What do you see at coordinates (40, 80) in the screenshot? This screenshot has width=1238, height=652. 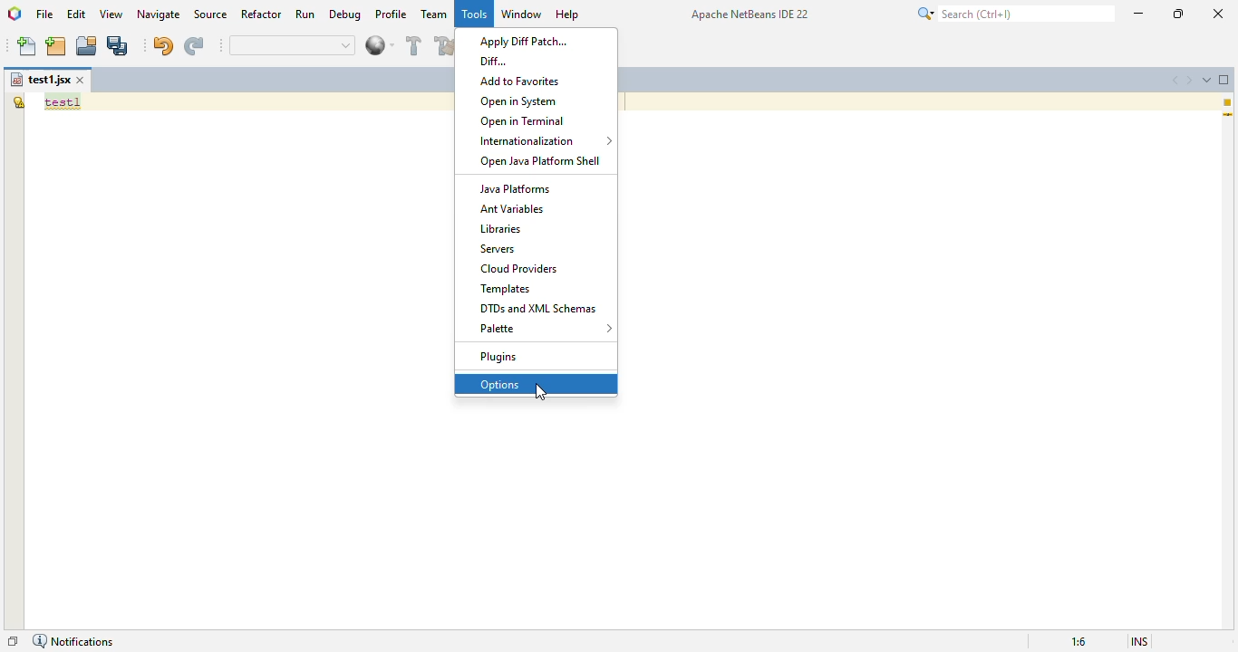 I see `file name` at bounding box center [40, 80].